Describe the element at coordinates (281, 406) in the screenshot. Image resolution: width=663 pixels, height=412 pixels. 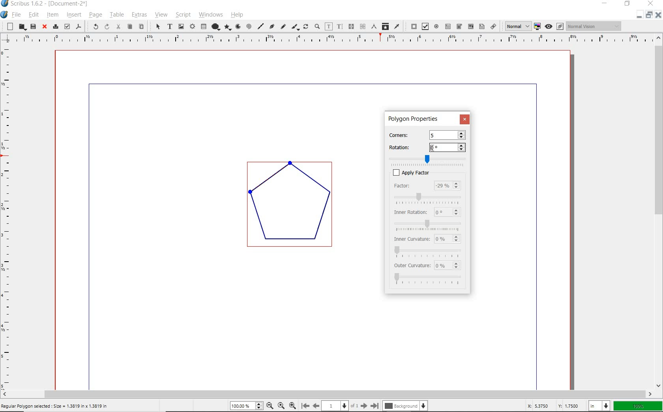
I see `zoom to` at that location.